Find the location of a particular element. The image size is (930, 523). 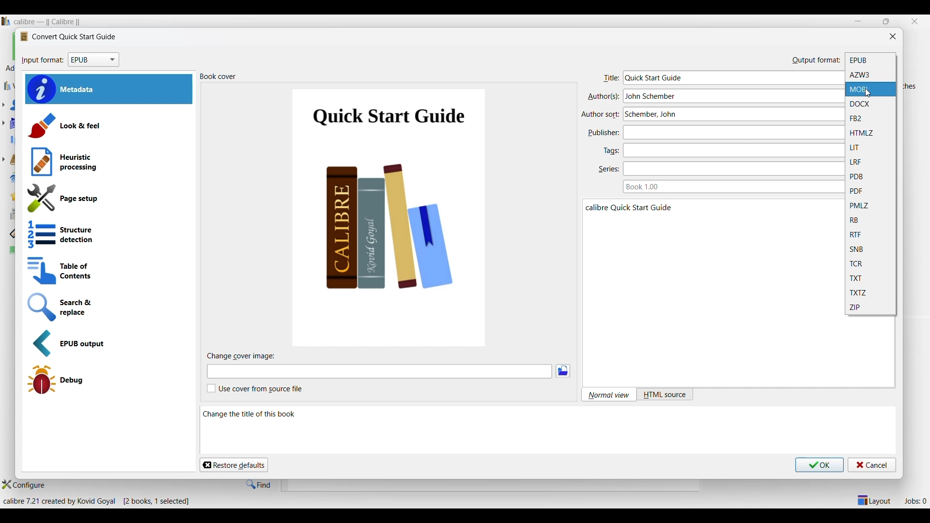

series is located at coordinates (608, 170).